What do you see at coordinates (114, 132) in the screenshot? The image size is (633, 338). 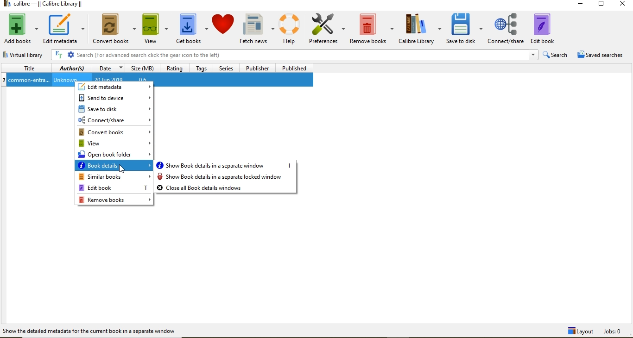 I see `convert books` at bounding box center [114, 132].